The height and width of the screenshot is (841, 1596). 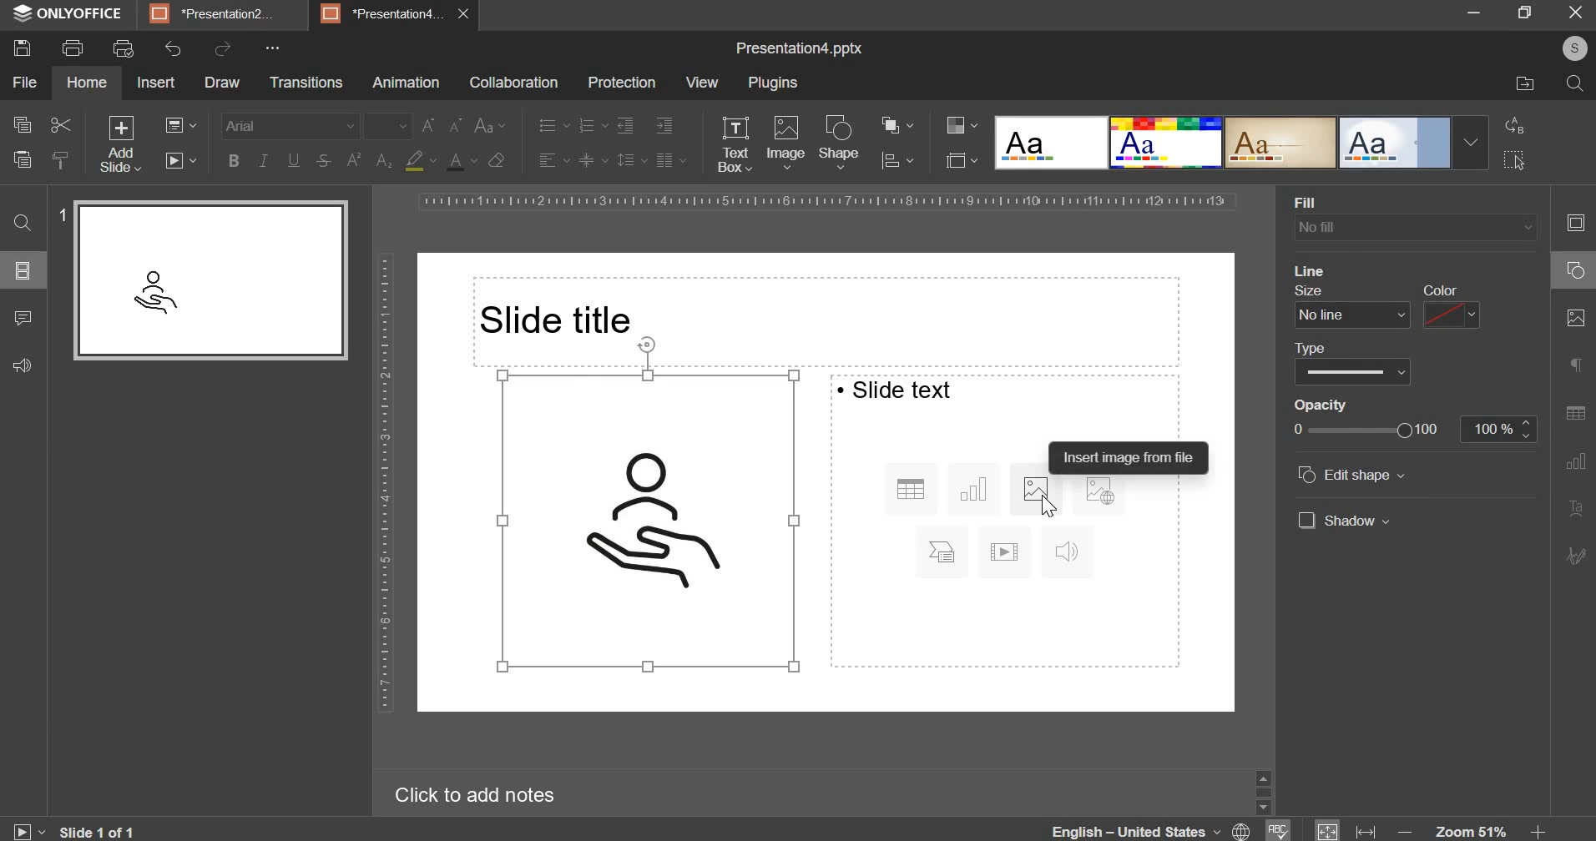 What do you see at coordinates (187, 128) in the screenshot?
I see `change slide layout` at bounding box center [187, 128].